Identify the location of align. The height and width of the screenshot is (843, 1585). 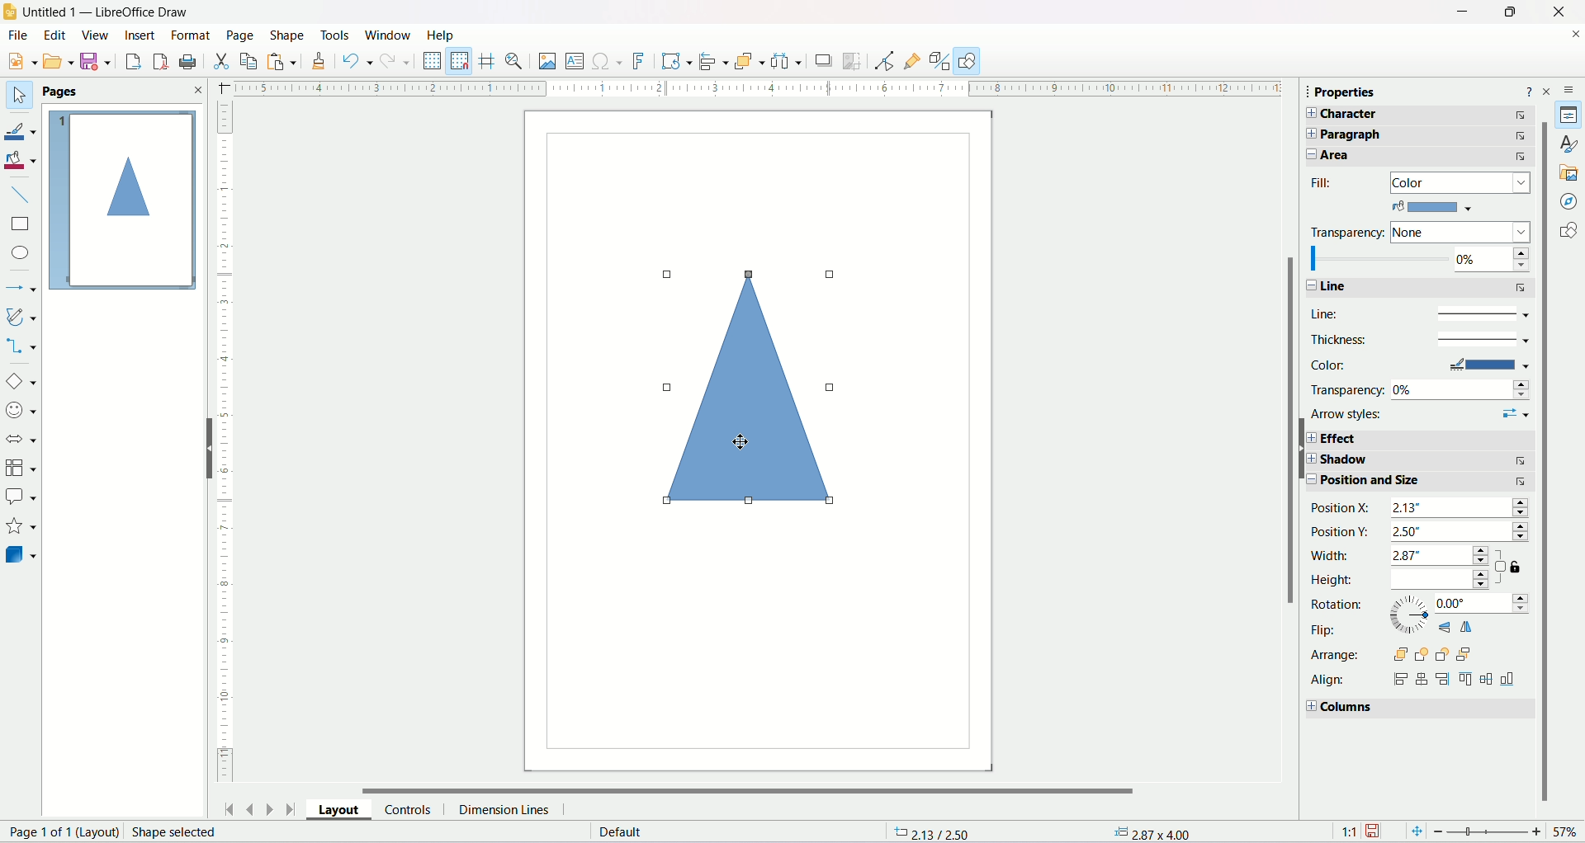
(1414, 680).